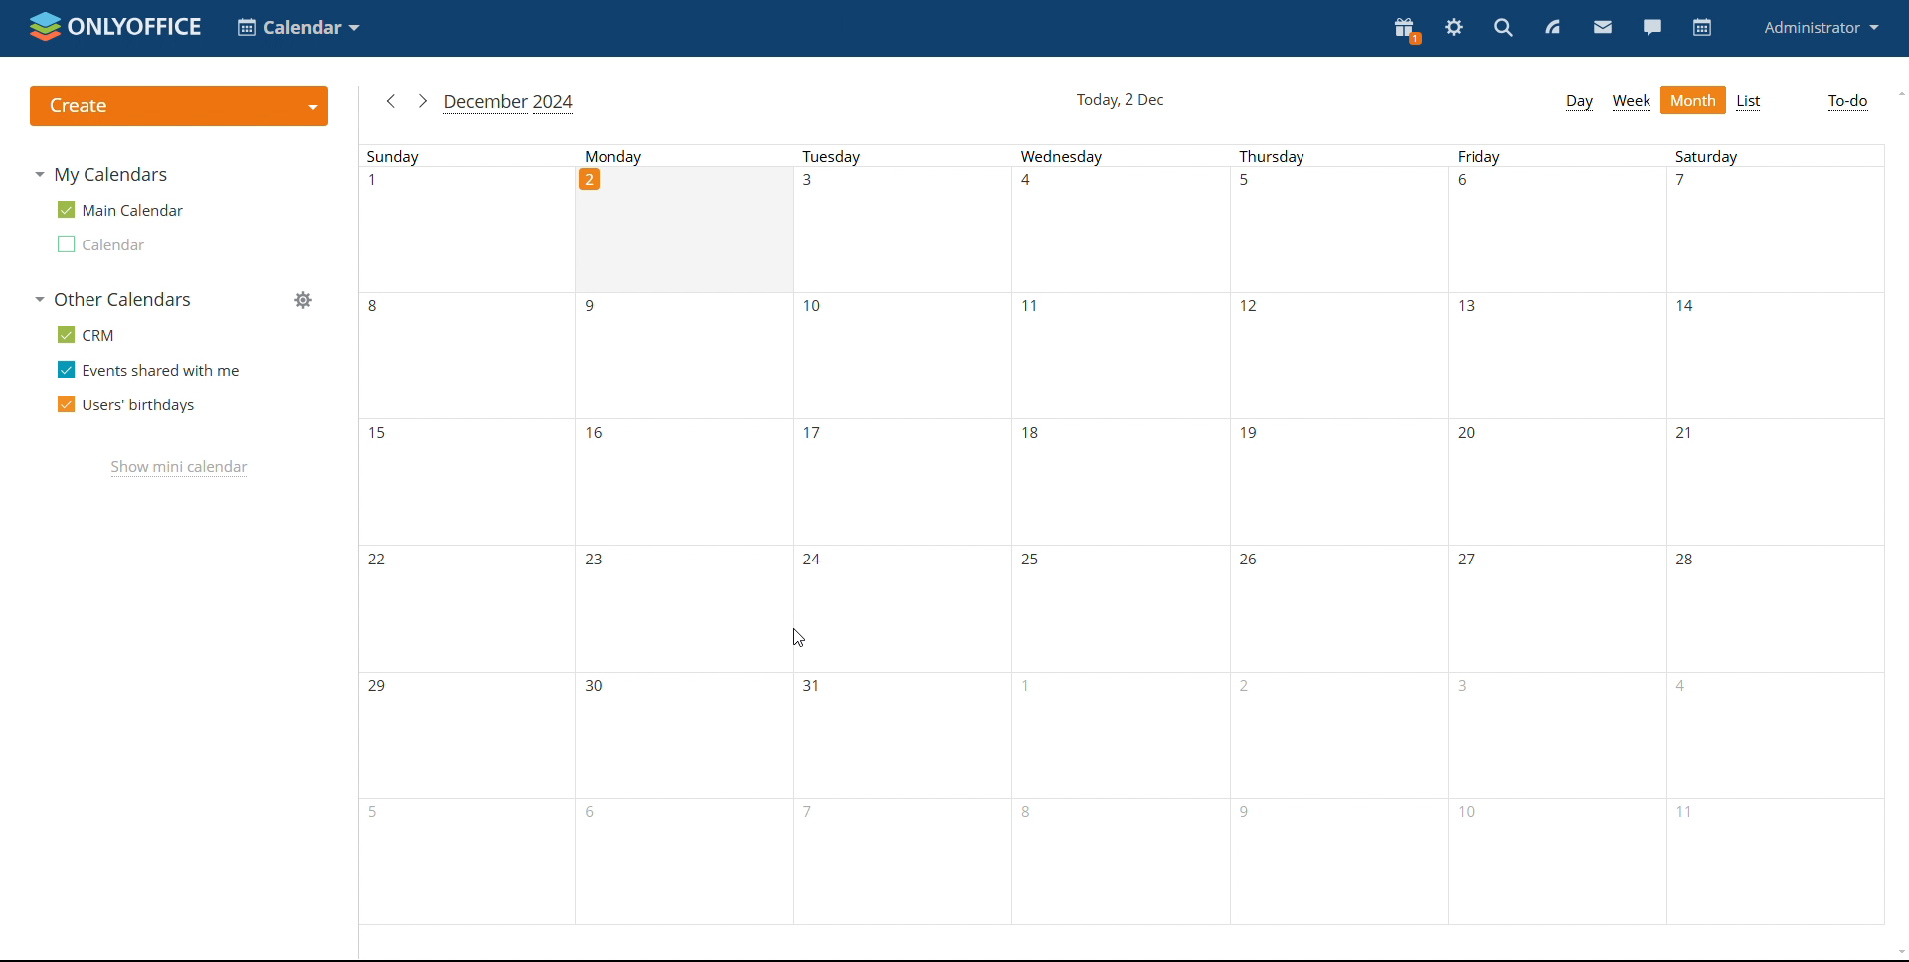  What do you see at coordinates (307, 213) in the screenshot?
I see `edit` at bounding box center [307, 213].